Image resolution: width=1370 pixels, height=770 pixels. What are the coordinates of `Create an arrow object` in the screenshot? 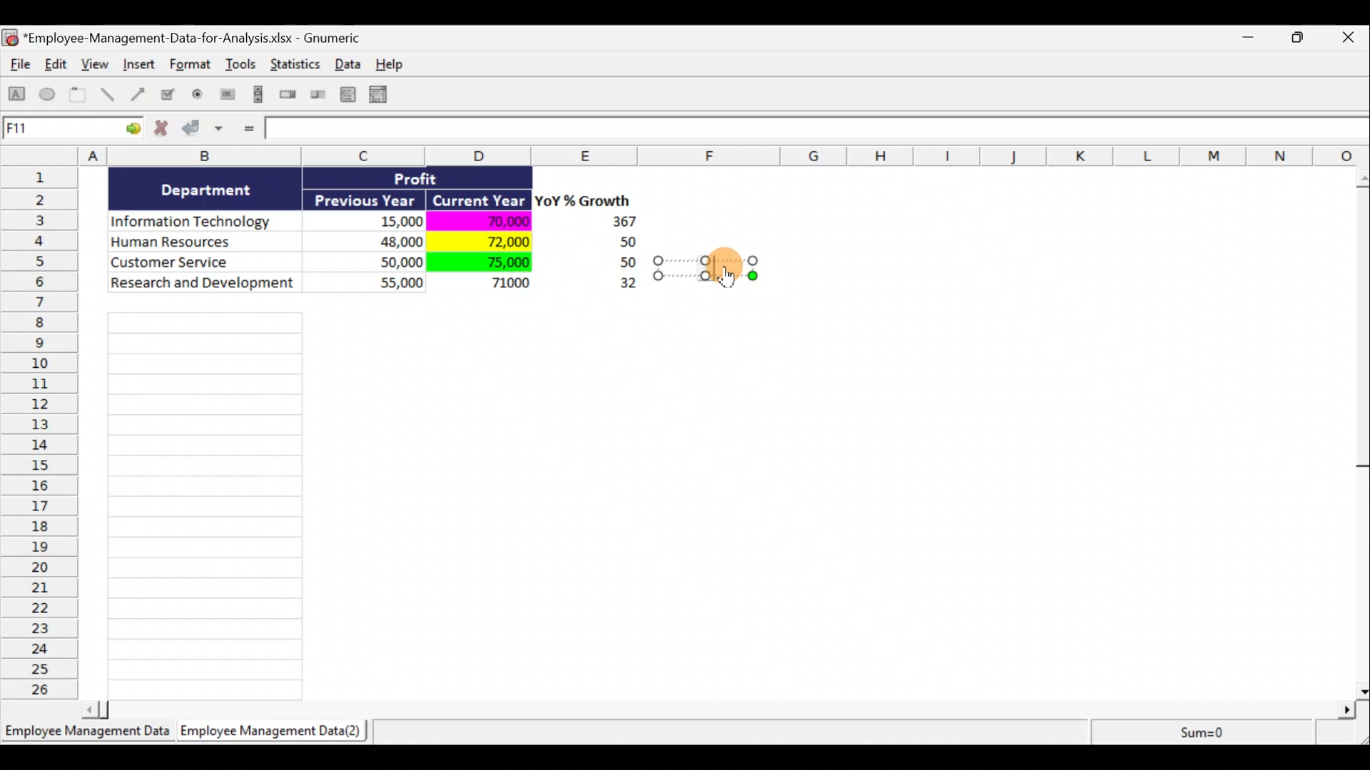 It's located at (138, 93).